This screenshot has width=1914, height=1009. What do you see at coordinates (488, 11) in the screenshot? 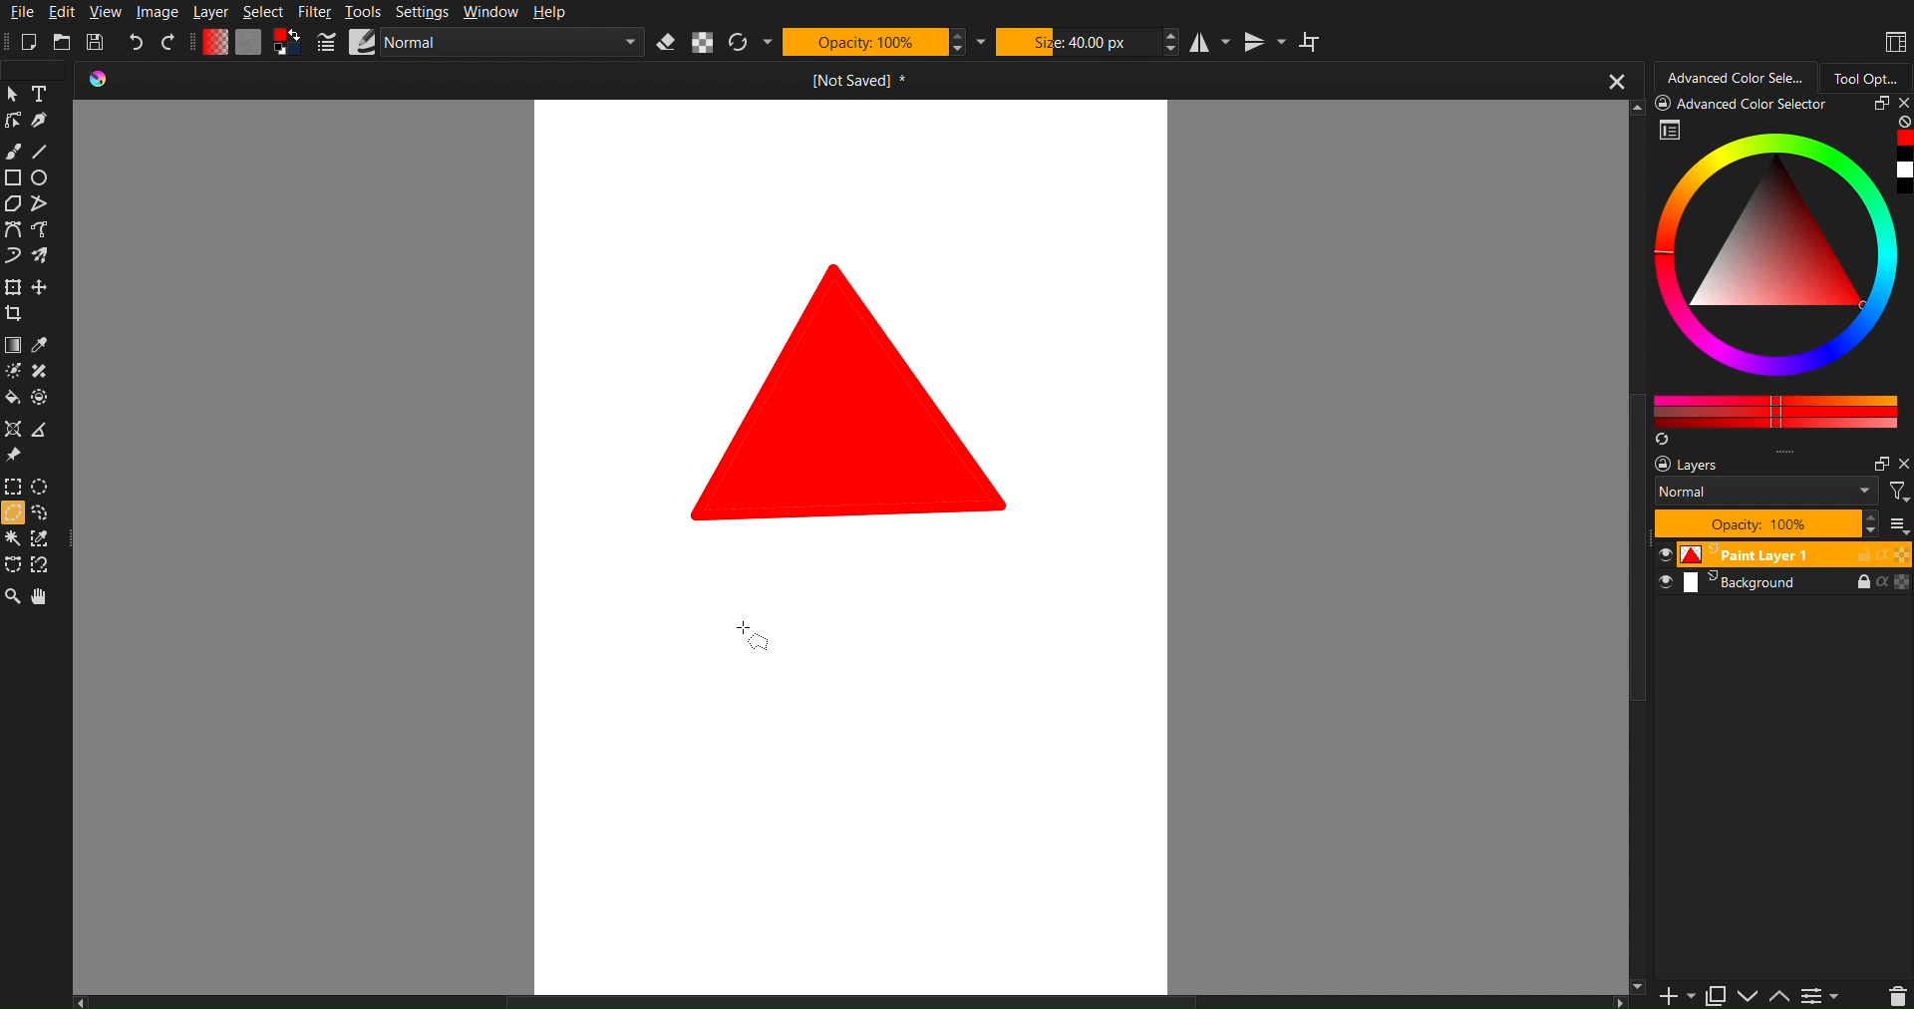
I see `Window` at bounding box center [488, 11].